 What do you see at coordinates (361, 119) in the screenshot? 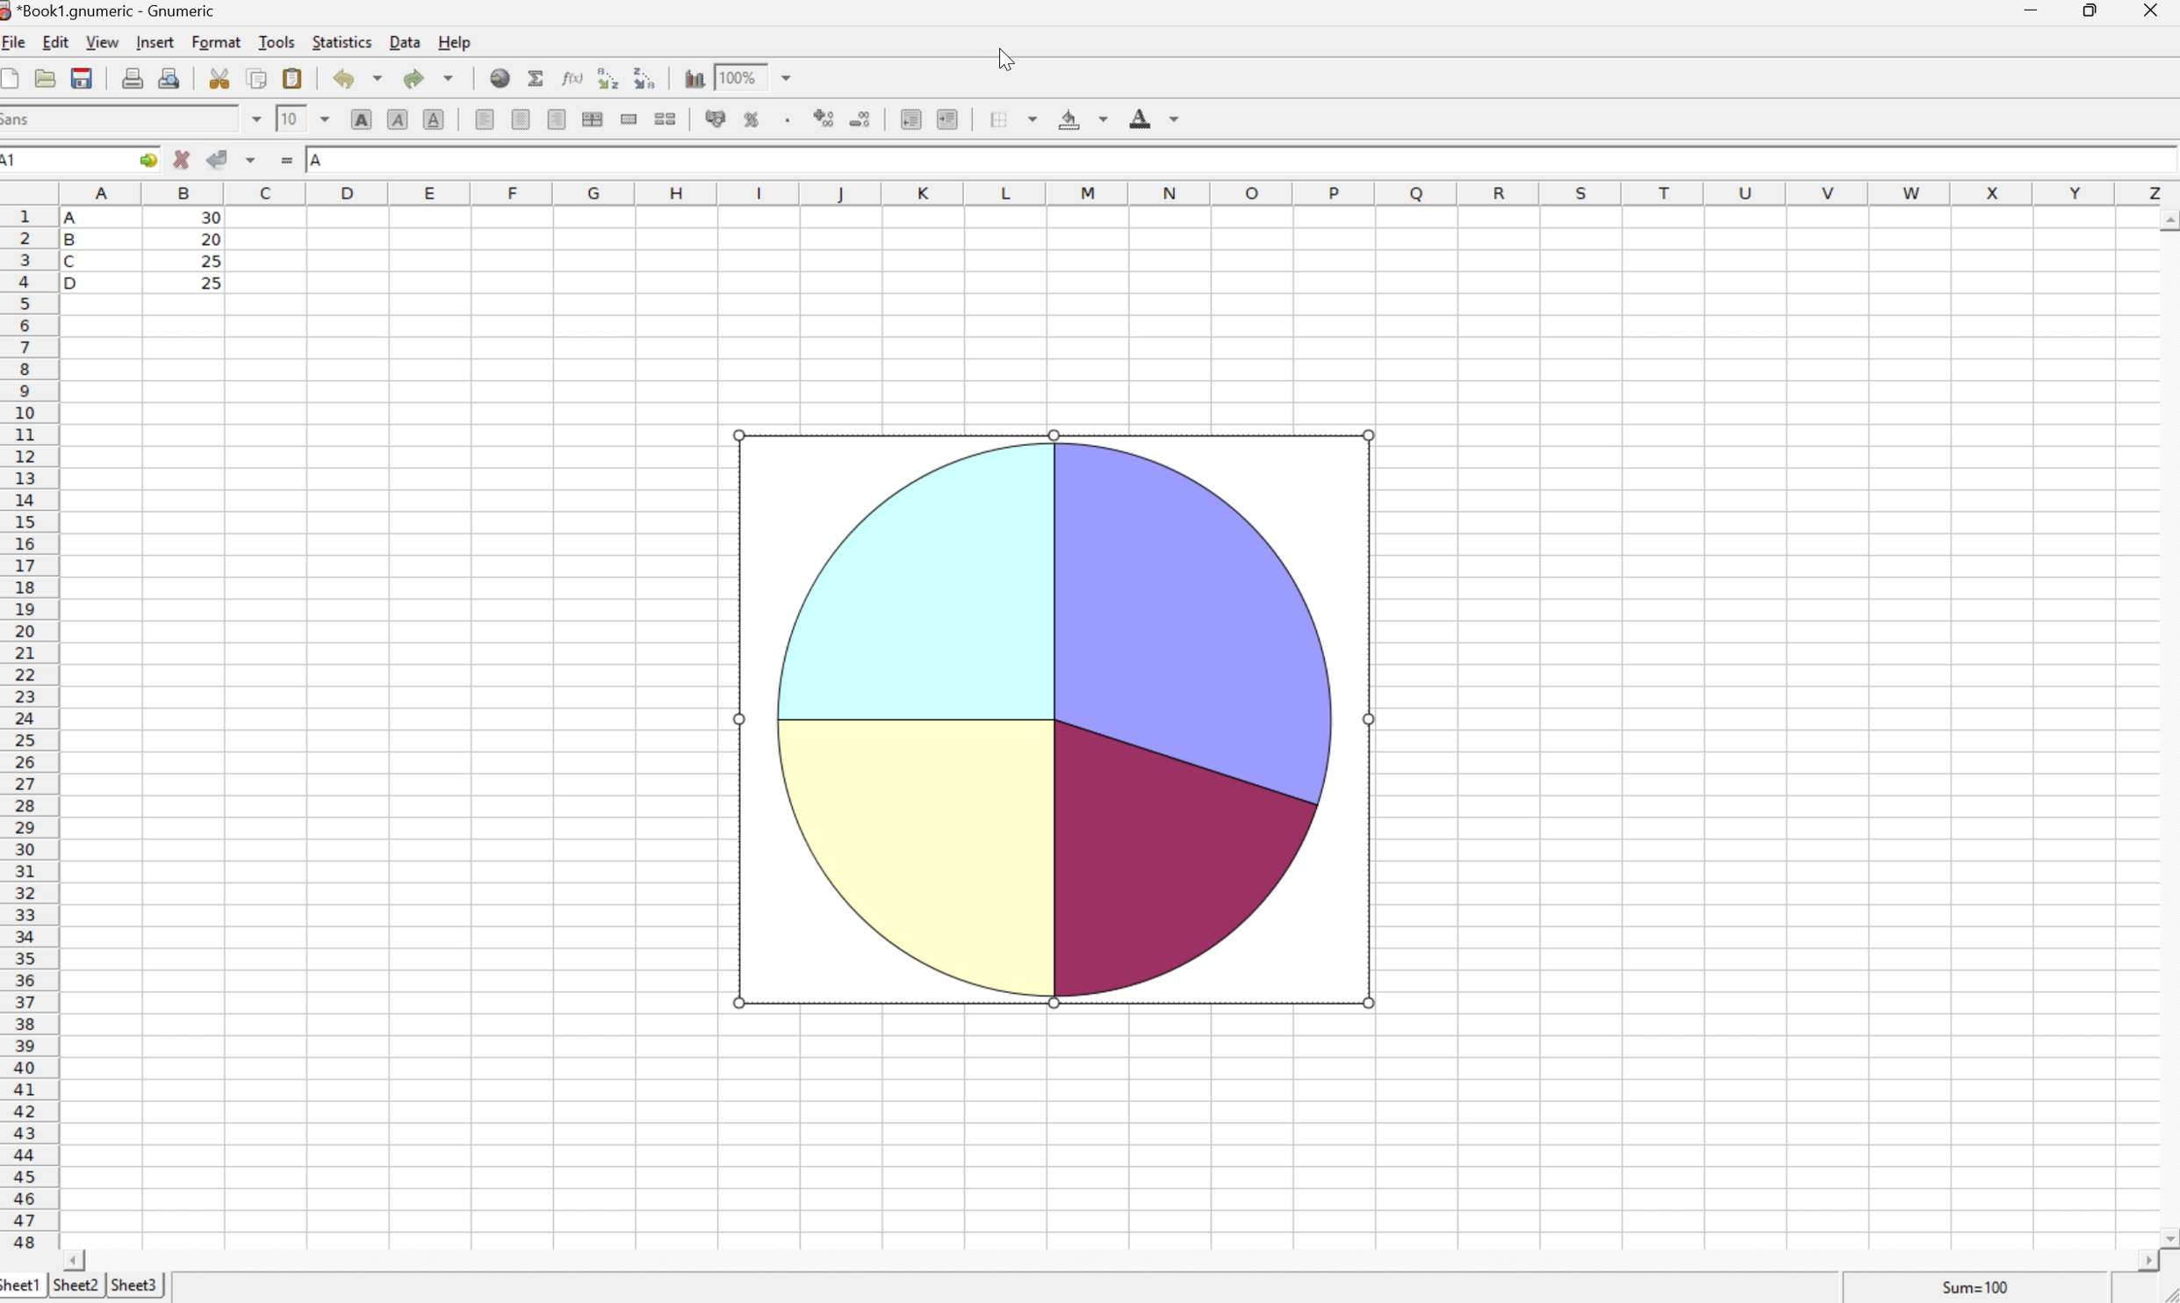
I see `Bold` at bounding box center [361, 119].